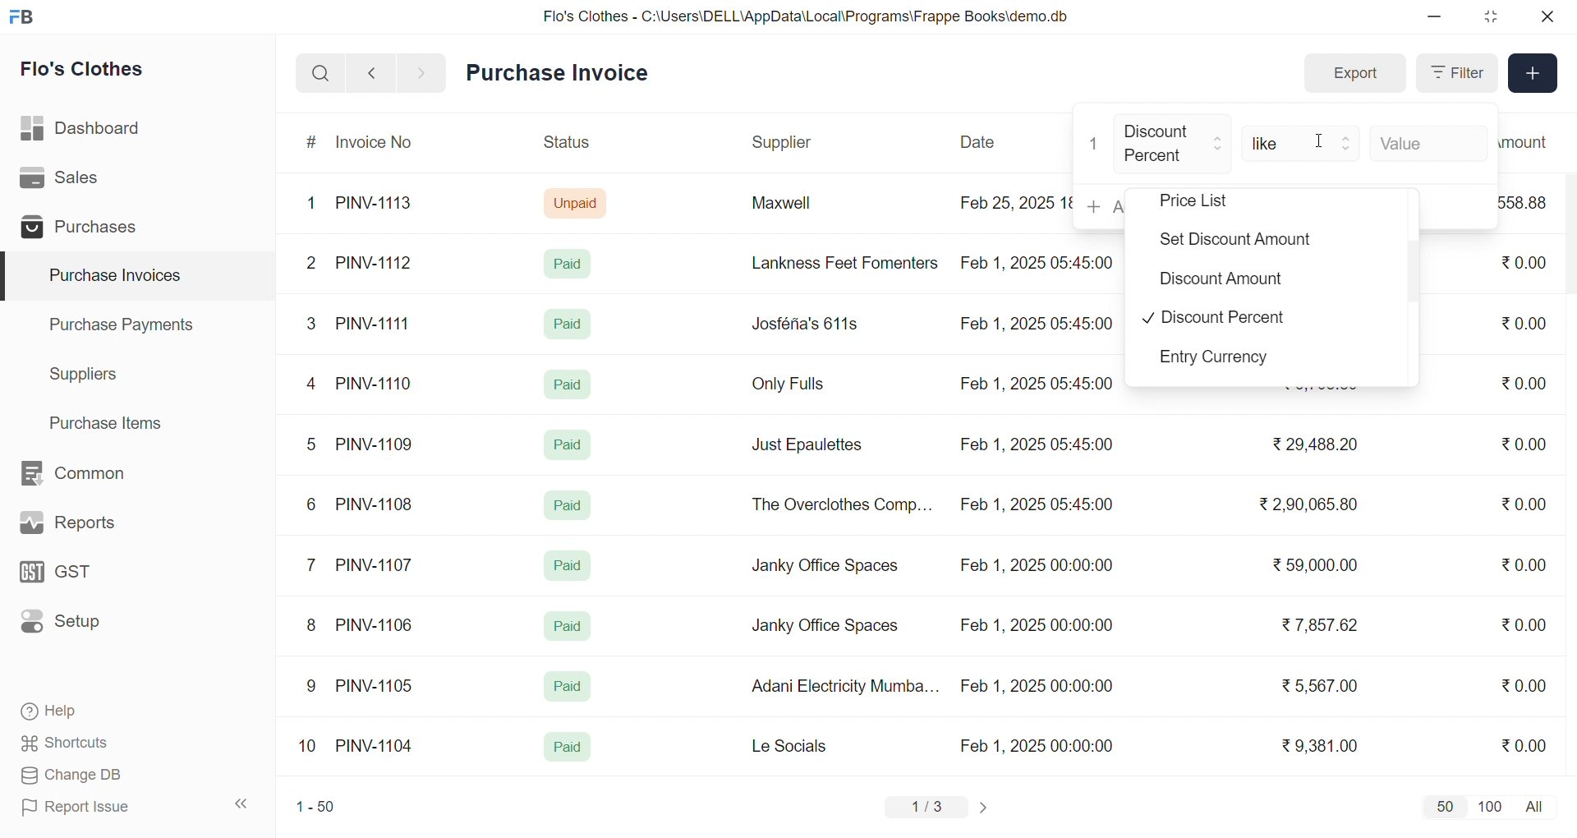  What do you see at coordinates (312, 627) in the screenshot?
I see `8` at bounding box center [312, 627].